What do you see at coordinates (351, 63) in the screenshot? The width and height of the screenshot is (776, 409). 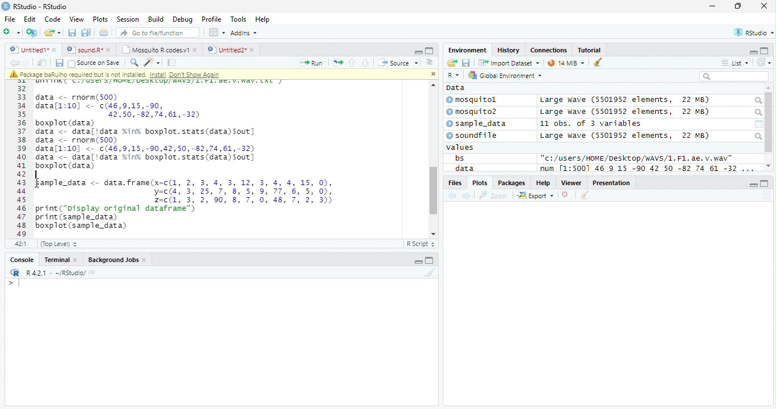 I see `Go to previous section` at bounding box center [351, 63].